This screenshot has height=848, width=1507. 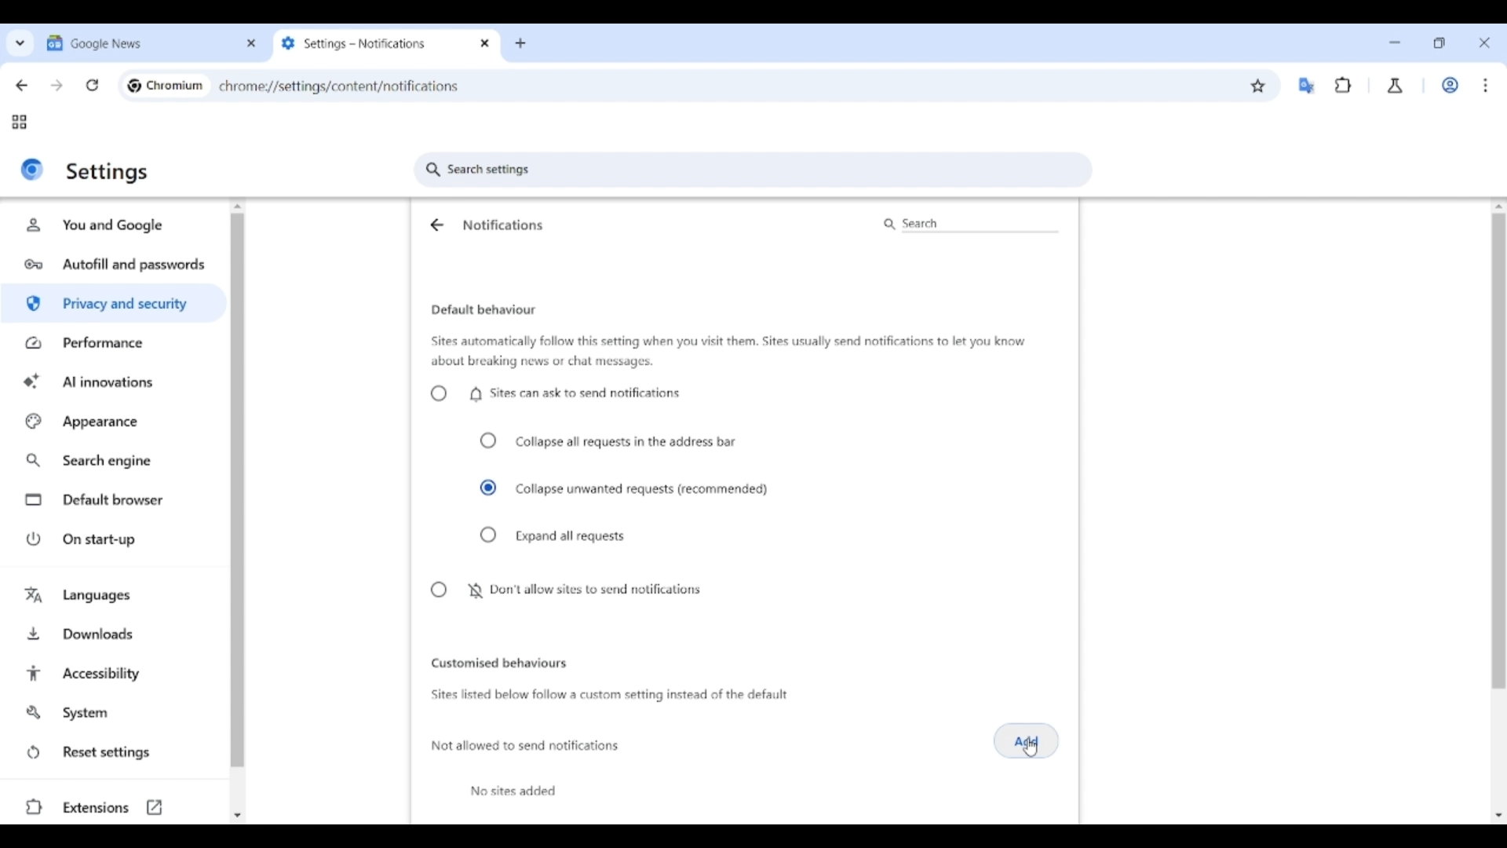 What do you see at coordinates (608, 696) in the screenshot?
I see `Sites listed below follow a custom setting instead of the default` at bounding box center [608, 696].